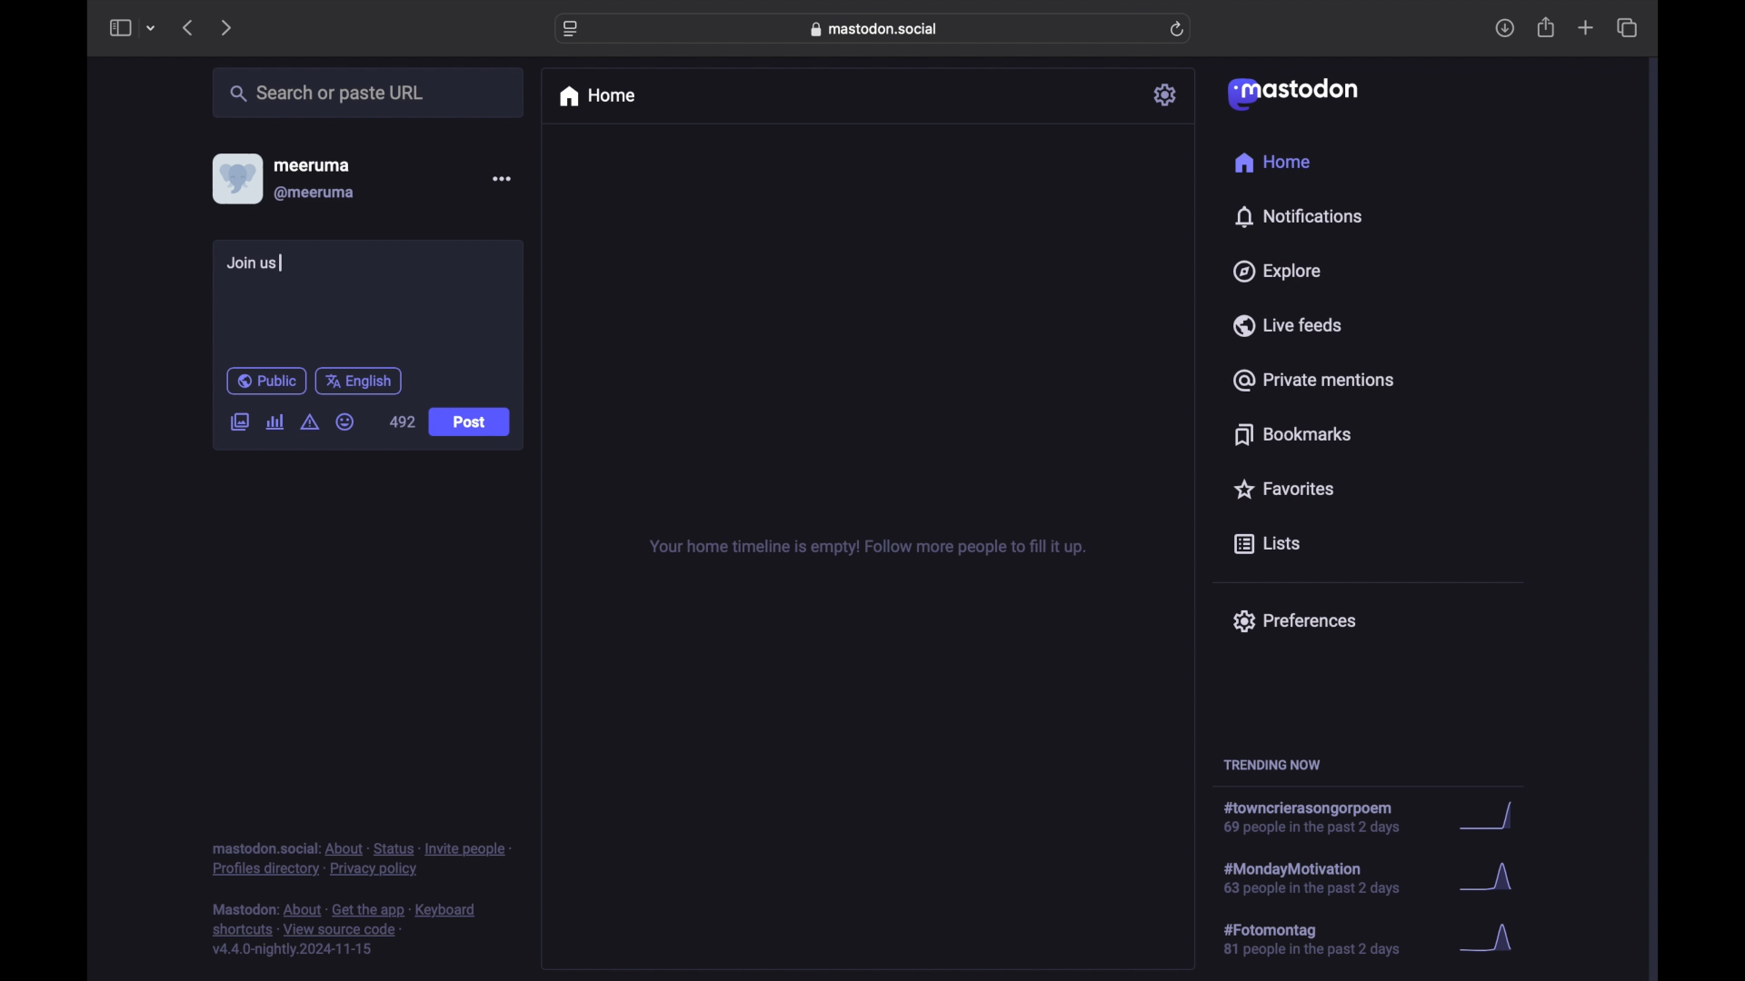 This screenshot has width=1745, height=981. Describe the element at coordinates (309, 422) in the screenshot. I see `add content warning` at that location.